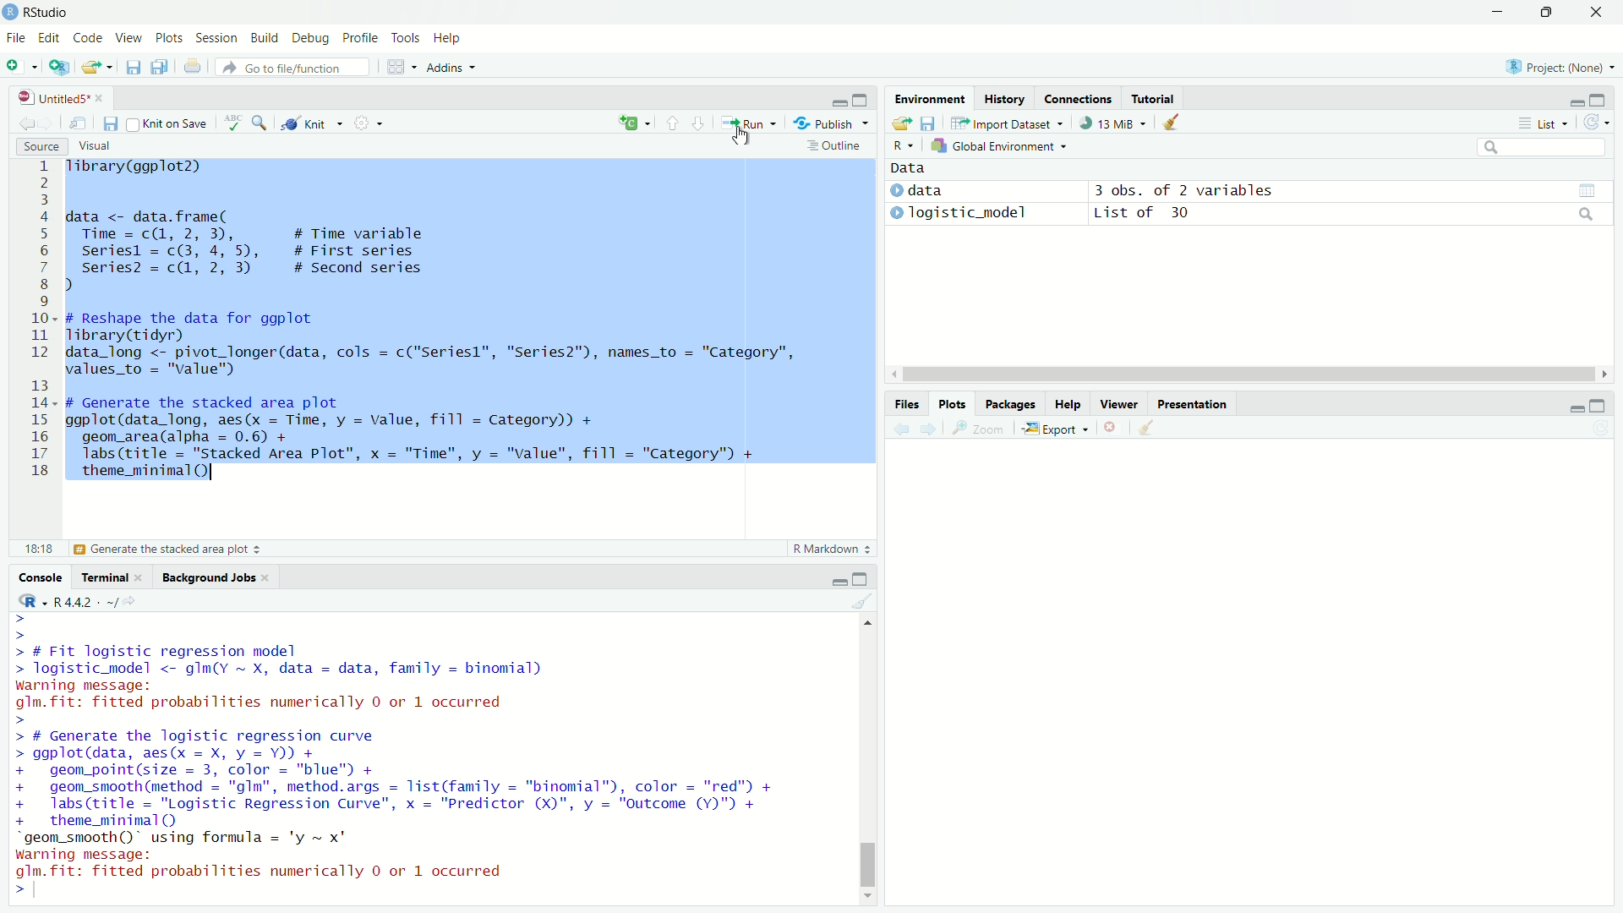  I want to click on copy, so click(166, 68).